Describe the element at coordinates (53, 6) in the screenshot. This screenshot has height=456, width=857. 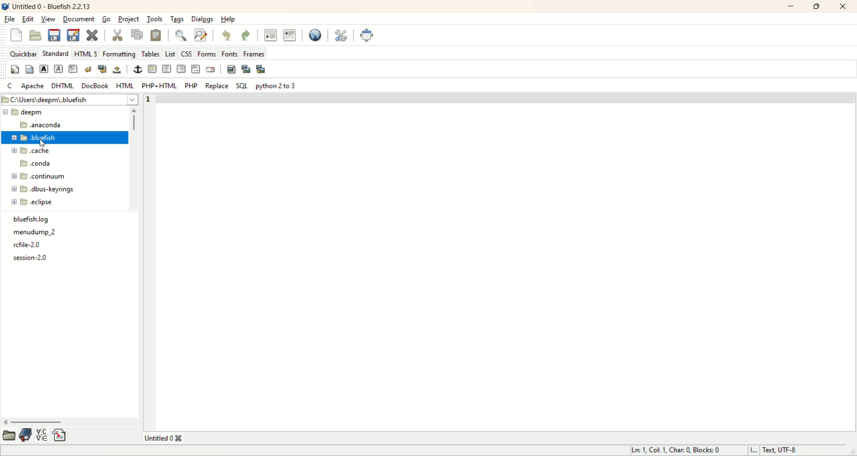
I see `title` at that location.